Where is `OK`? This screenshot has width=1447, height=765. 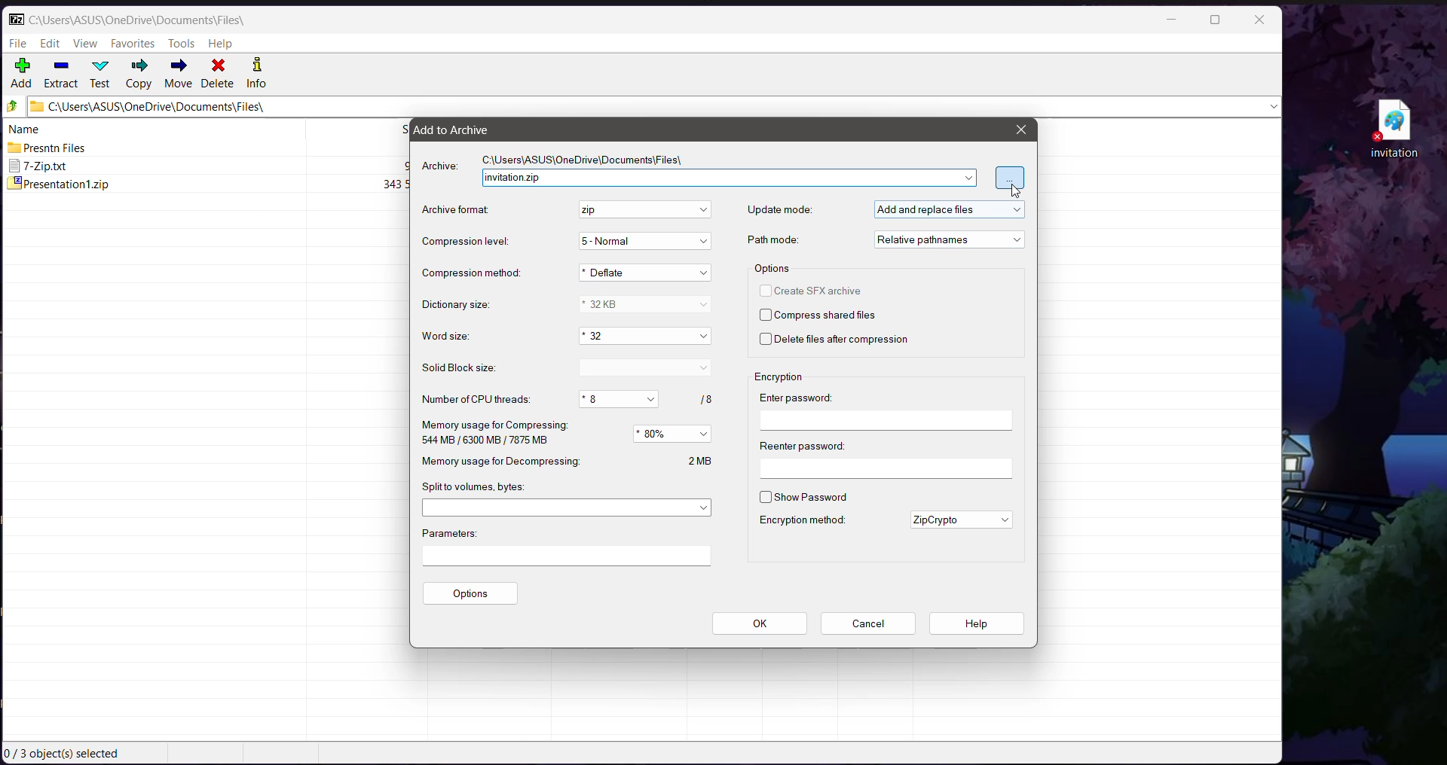 OK is located at coordinates (760, 624).